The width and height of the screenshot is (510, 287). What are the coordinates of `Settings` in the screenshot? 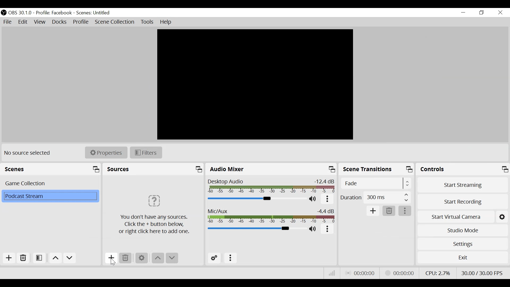 It's located at (462, 244).